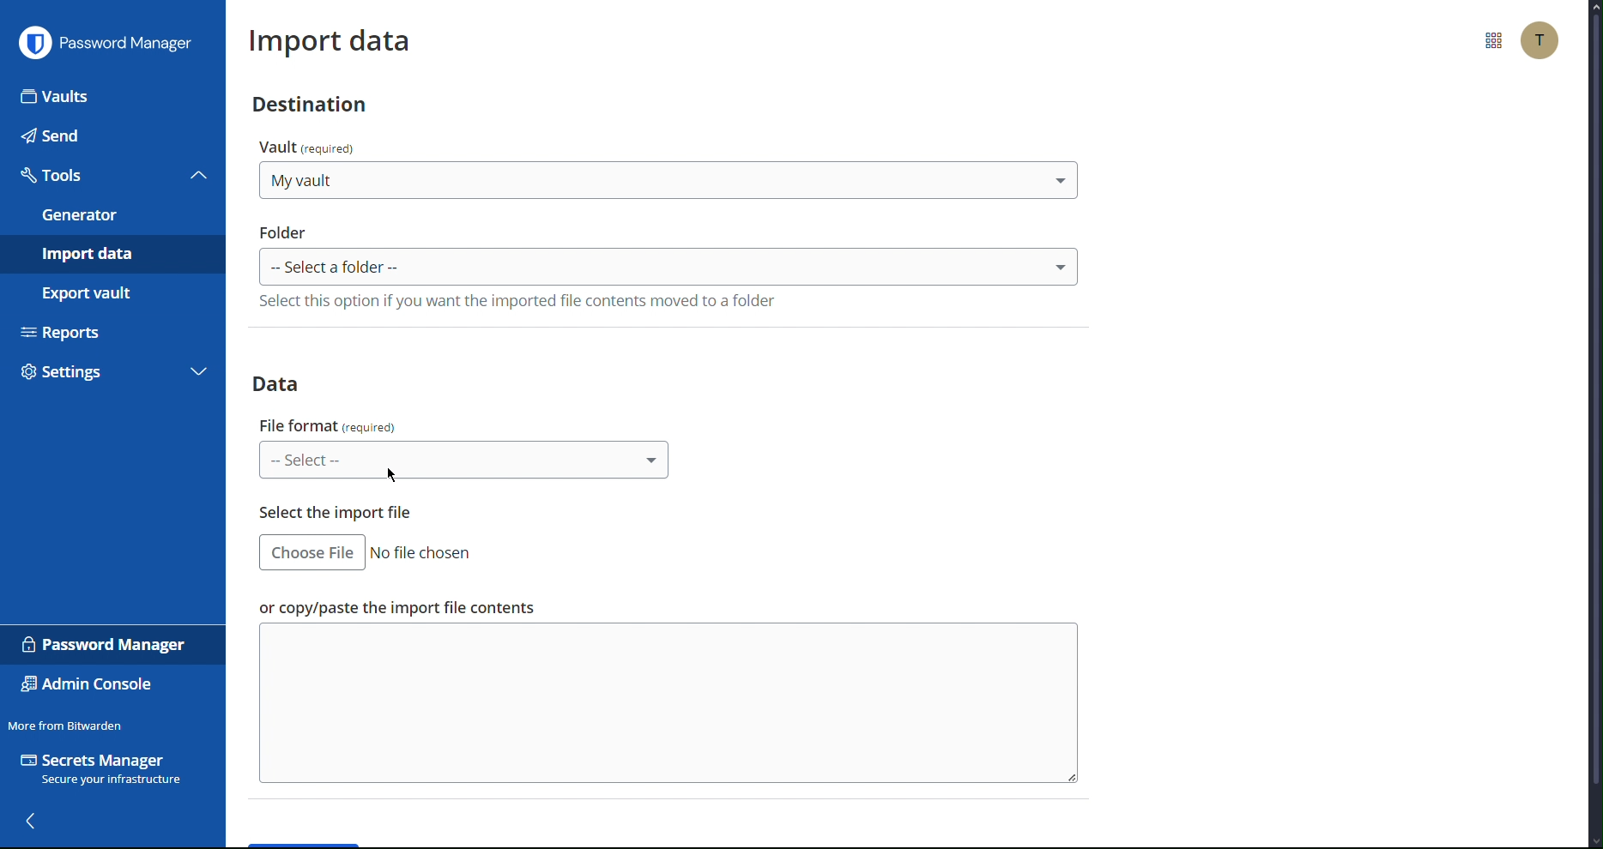  Describe the element at coordinates (91, 175) in the screenshot. I see `Tools` at that location.